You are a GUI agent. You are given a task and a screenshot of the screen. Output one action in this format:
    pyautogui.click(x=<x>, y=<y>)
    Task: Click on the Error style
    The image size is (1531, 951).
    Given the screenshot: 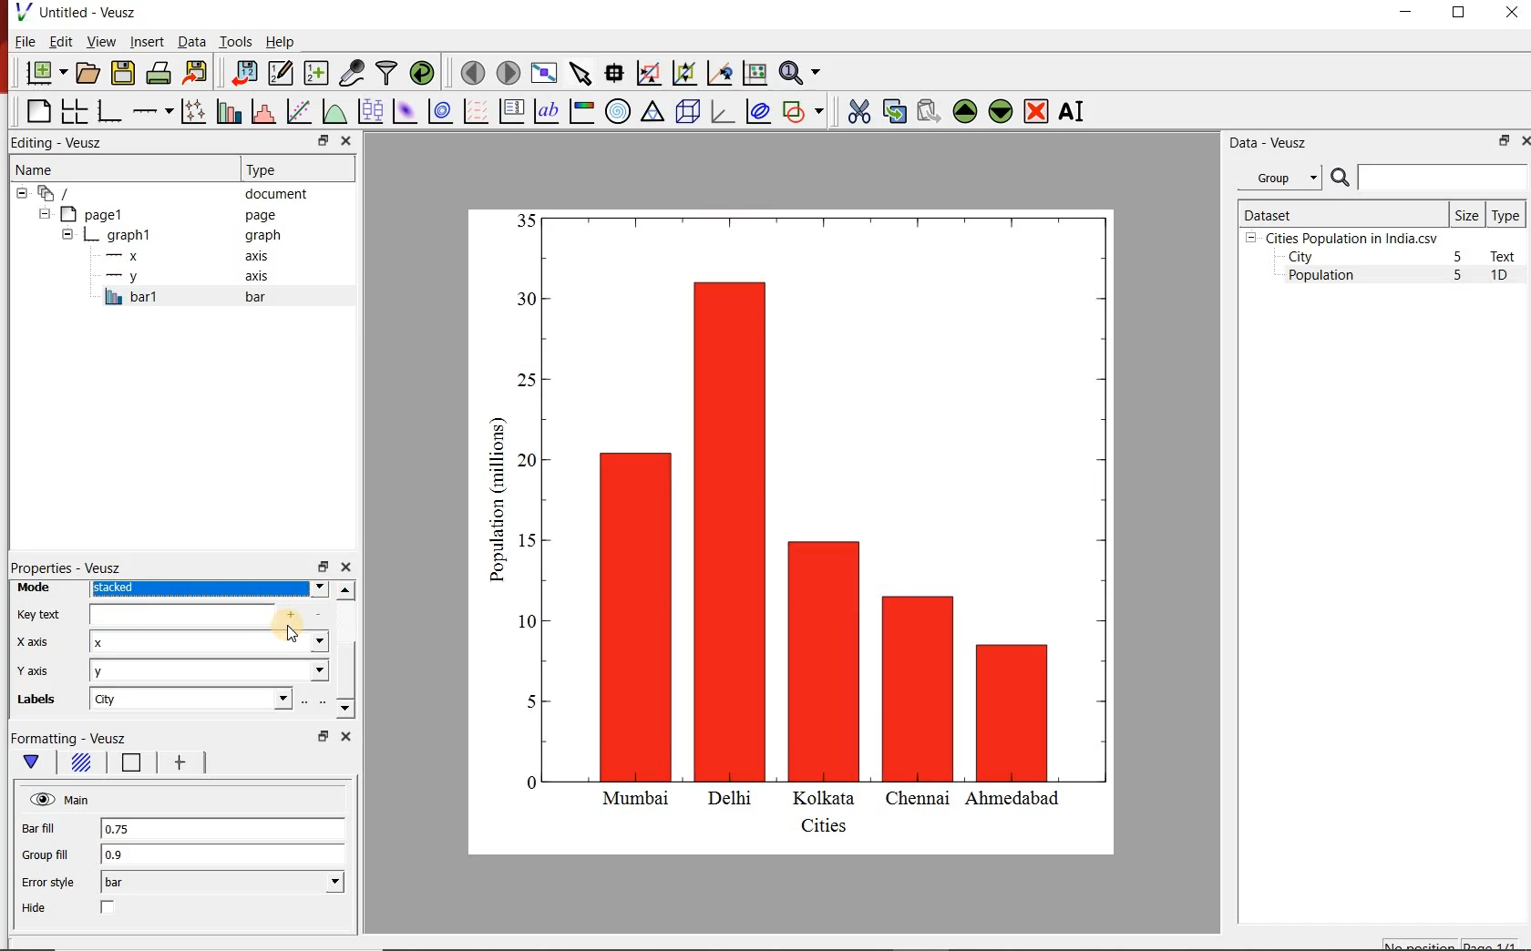 What is the action you would take?
    pyautogui.click(x=47, y=883)
    